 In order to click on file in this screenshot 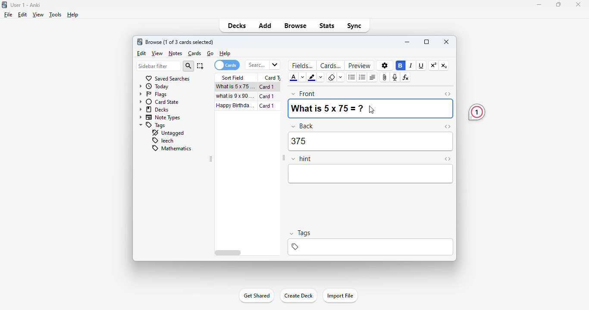, I will do `click(9, 15)`.